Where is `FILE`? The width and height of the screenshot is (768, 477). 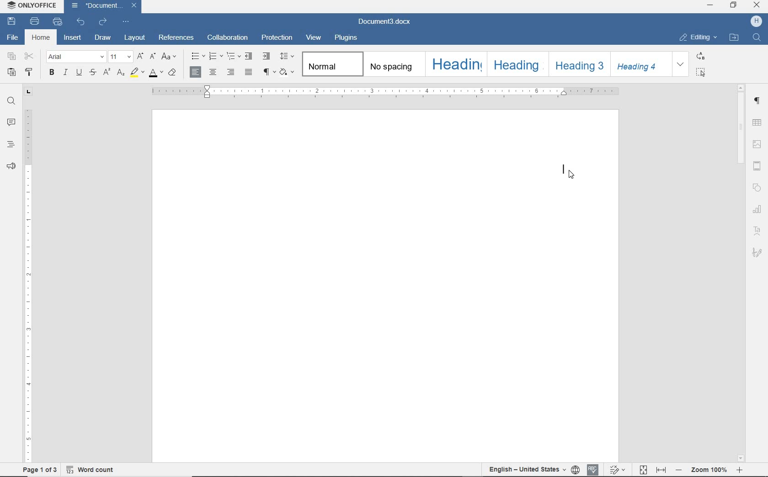
FILE is located at coordinates (14, 38).